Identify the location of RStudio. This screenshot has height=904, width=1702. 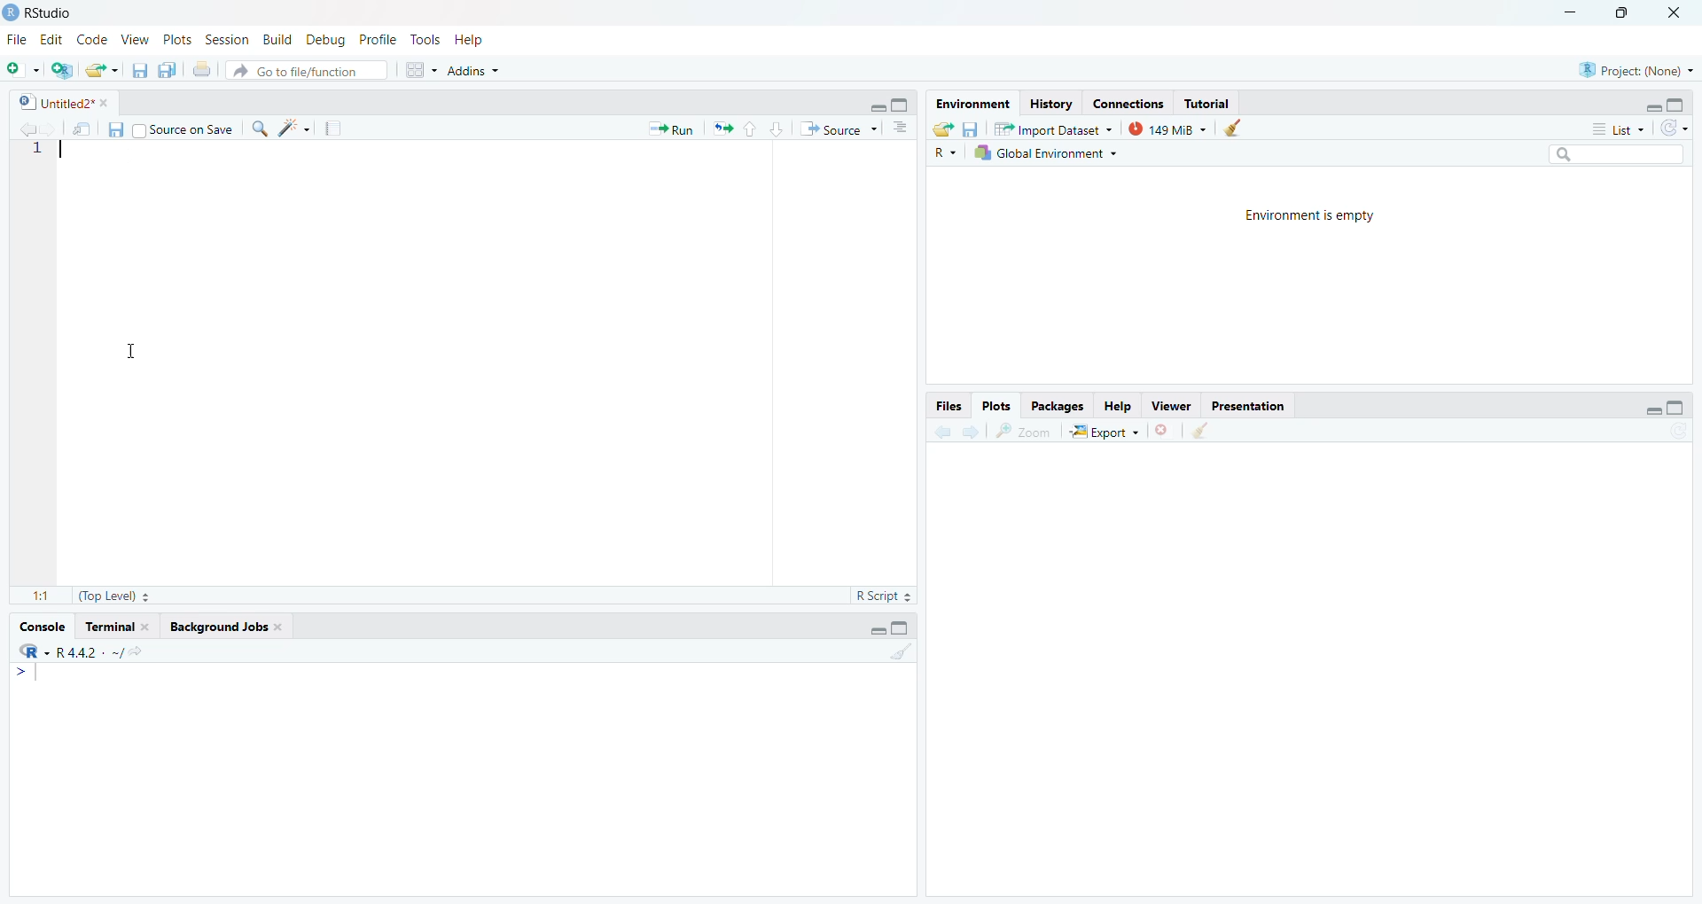
(43, 15).